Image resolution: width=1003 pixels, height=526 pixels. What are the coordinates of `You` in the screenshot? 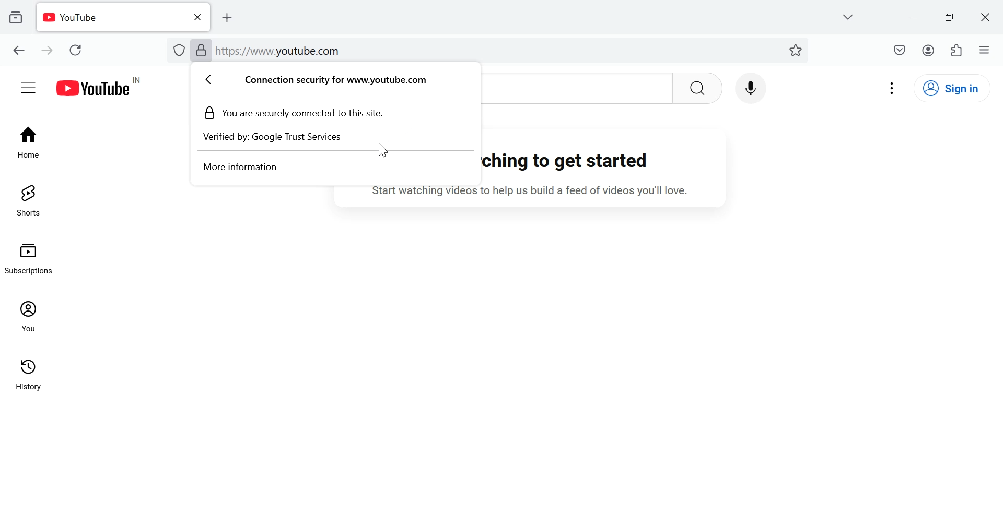 It's located at (30, 316).